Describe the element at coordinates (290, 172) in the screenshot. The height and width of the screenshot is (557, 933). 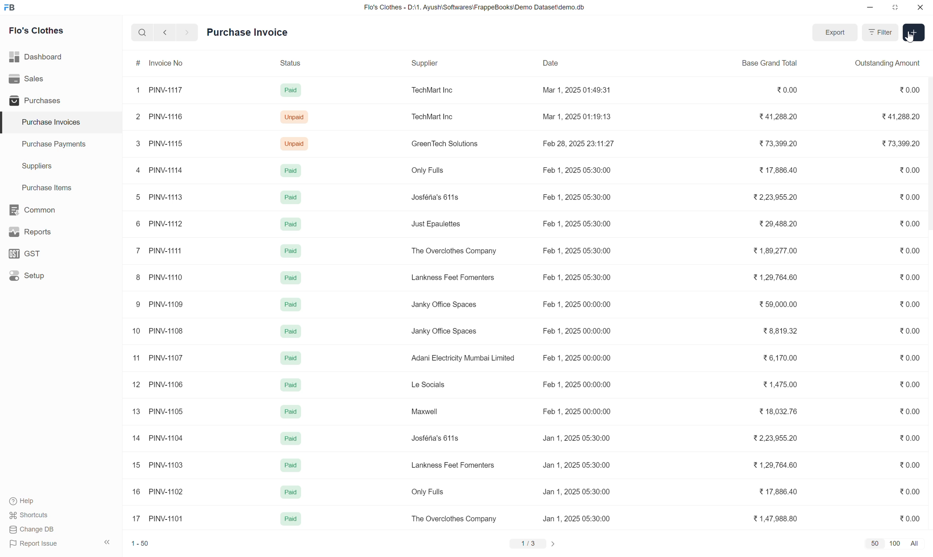
I see `Paid` at that location.